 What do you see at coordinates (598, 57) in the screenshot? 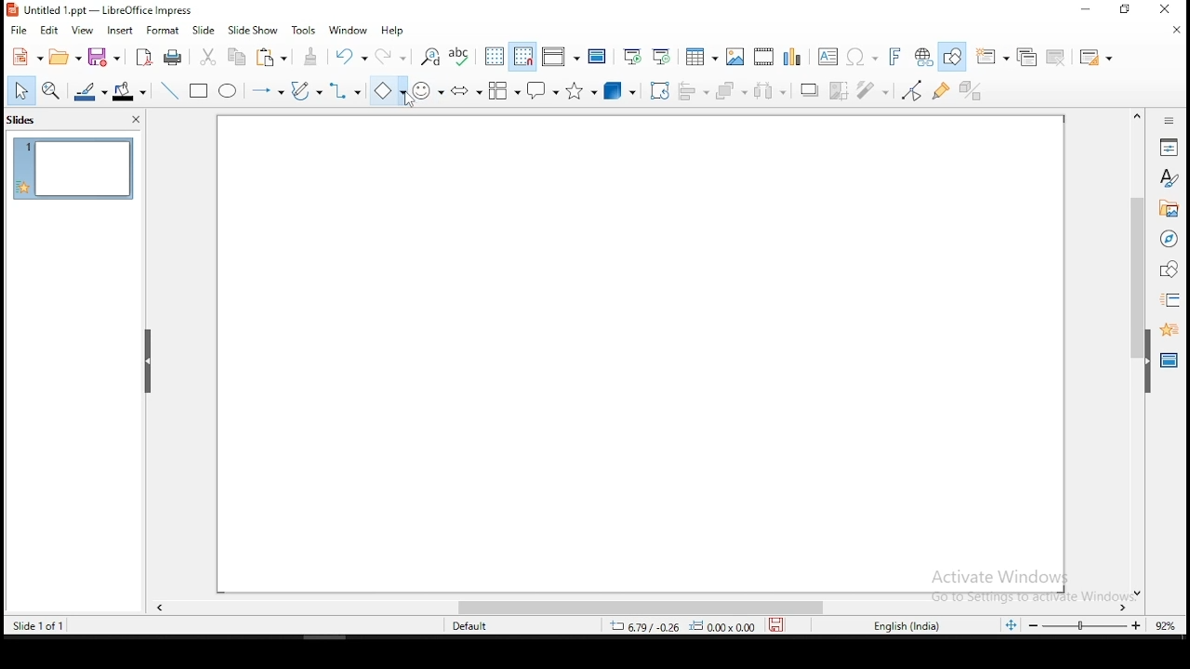
I see `master slide` at bounding box center [598, 57].